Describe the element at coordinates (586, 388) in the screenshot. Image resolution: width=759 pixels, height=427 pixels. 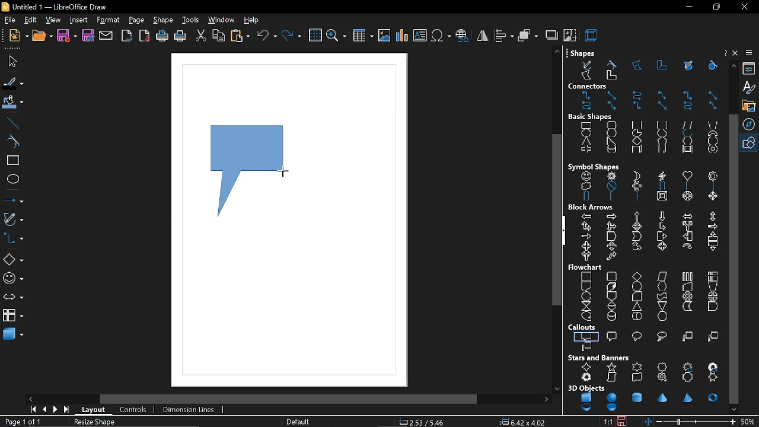
I see `3d objects` at that location.